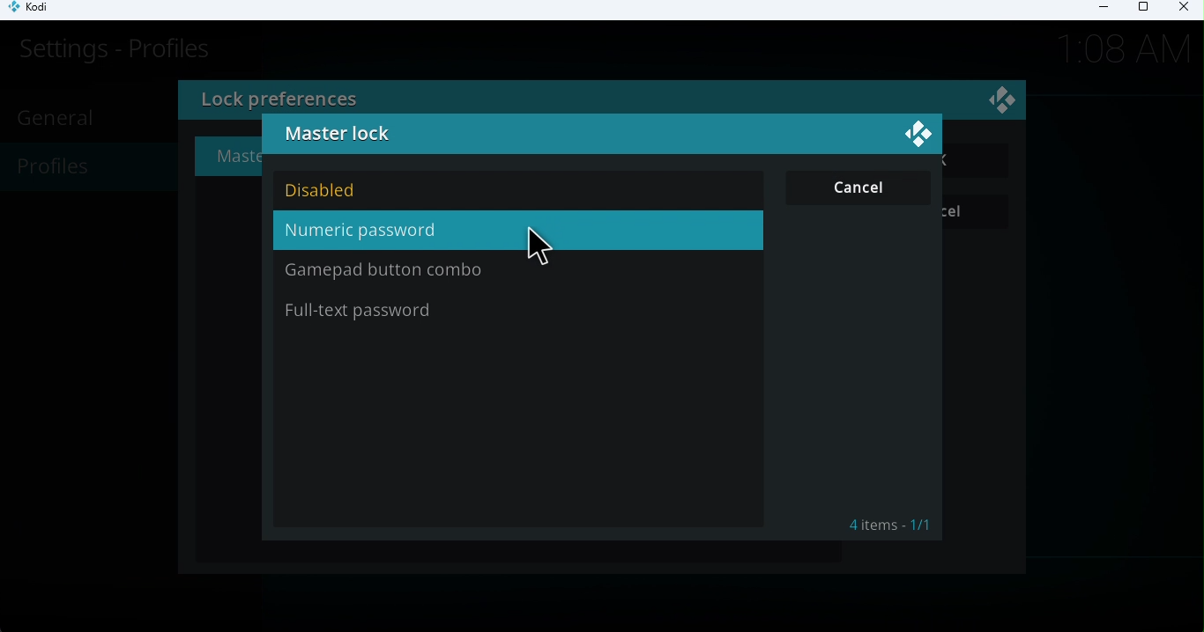 Image resolution: width=1204 pixels, height=632 pixels. Describe the element at coordinates (544, 244) in the screenshot. I see `cursor` at that location.